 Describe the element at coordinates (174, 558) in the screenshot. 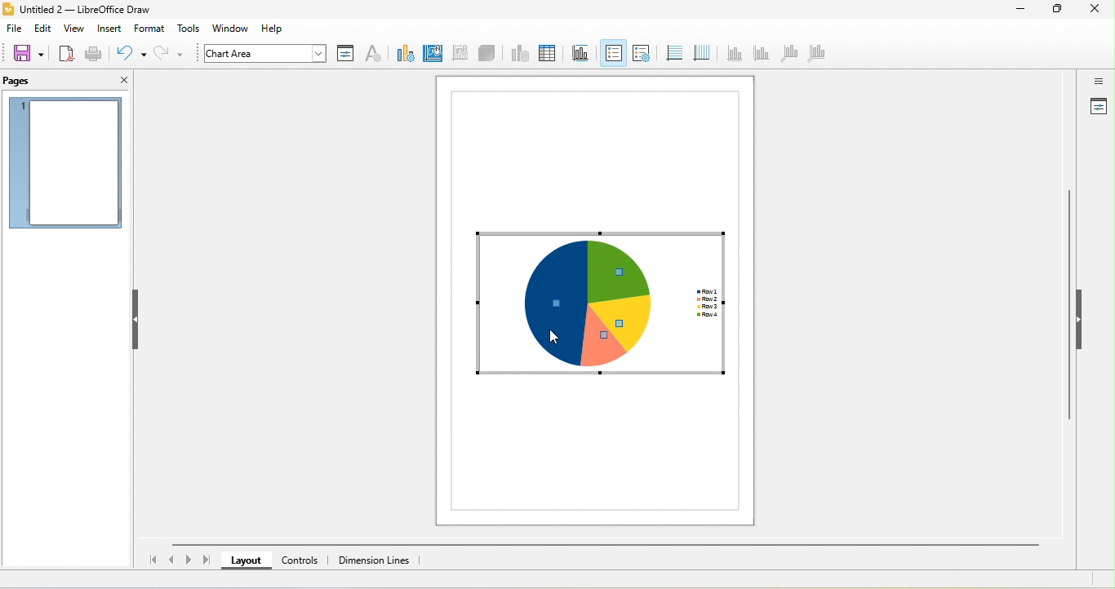

I see `previous` at that location.